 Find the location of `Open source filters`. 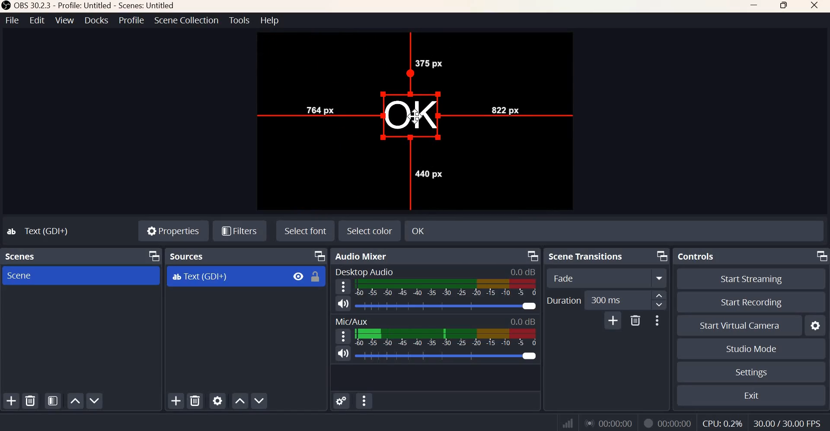

Open source filters is located at coordinates (239, 231).